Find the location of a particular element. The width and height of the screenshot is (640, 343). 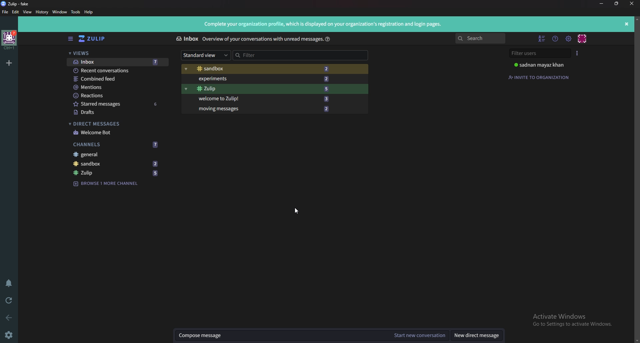

Scroll bar is located at coordinates (637, 178).